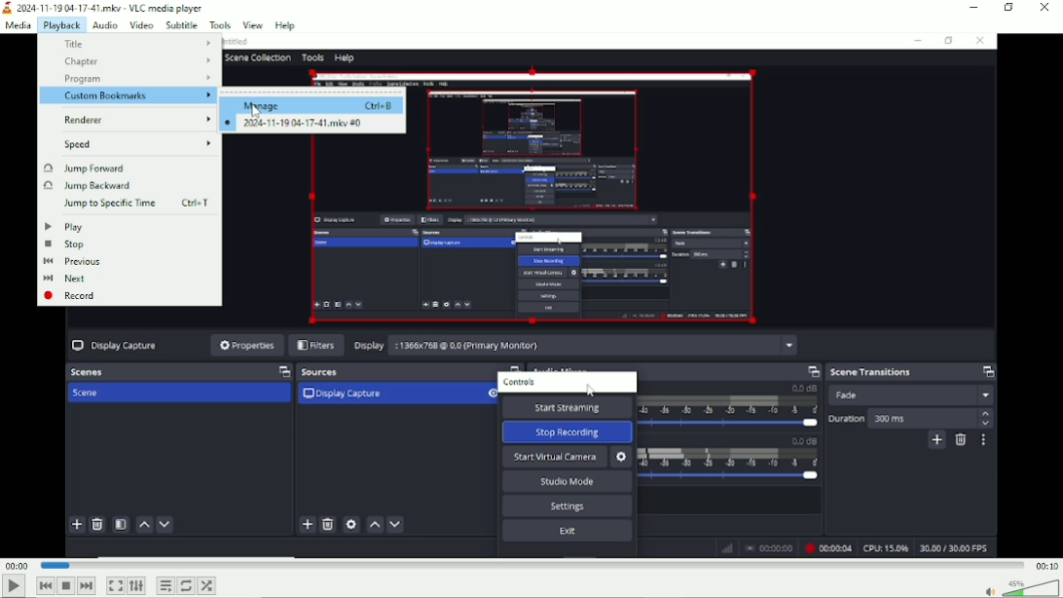  What do you see at coordinates (65, 585) in the screenshot?
I see `Stop playlist` at bounding box center [65, 585].